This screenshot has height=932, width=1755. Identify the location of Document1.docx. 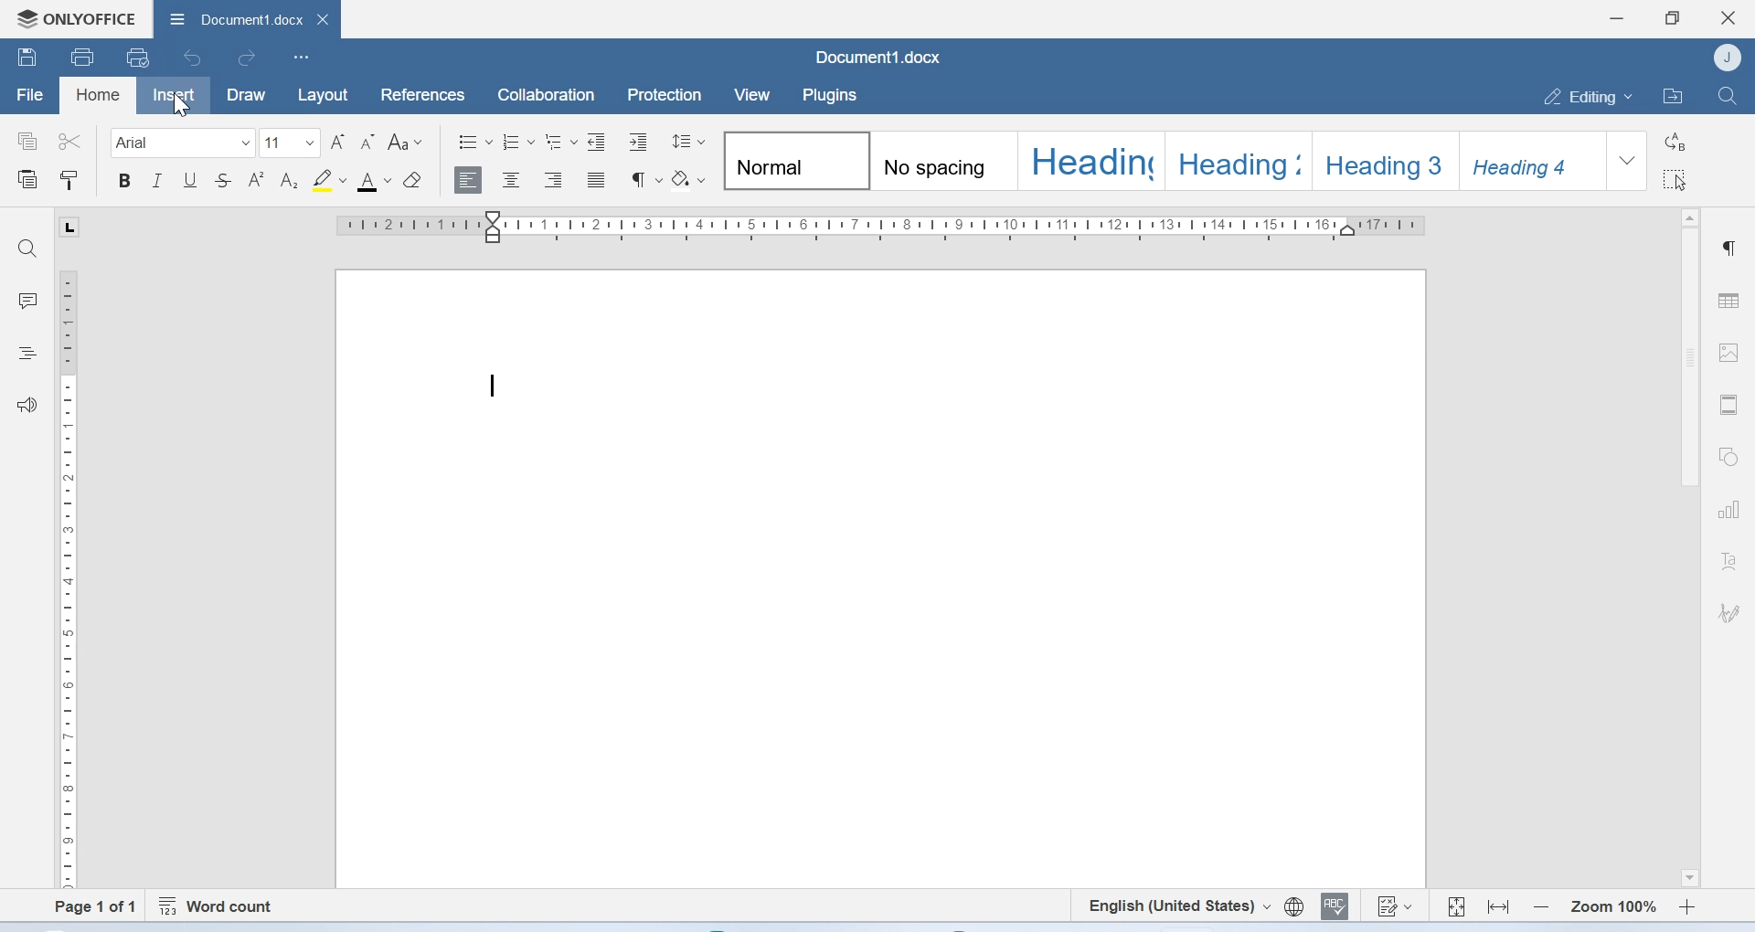
(877, 57).